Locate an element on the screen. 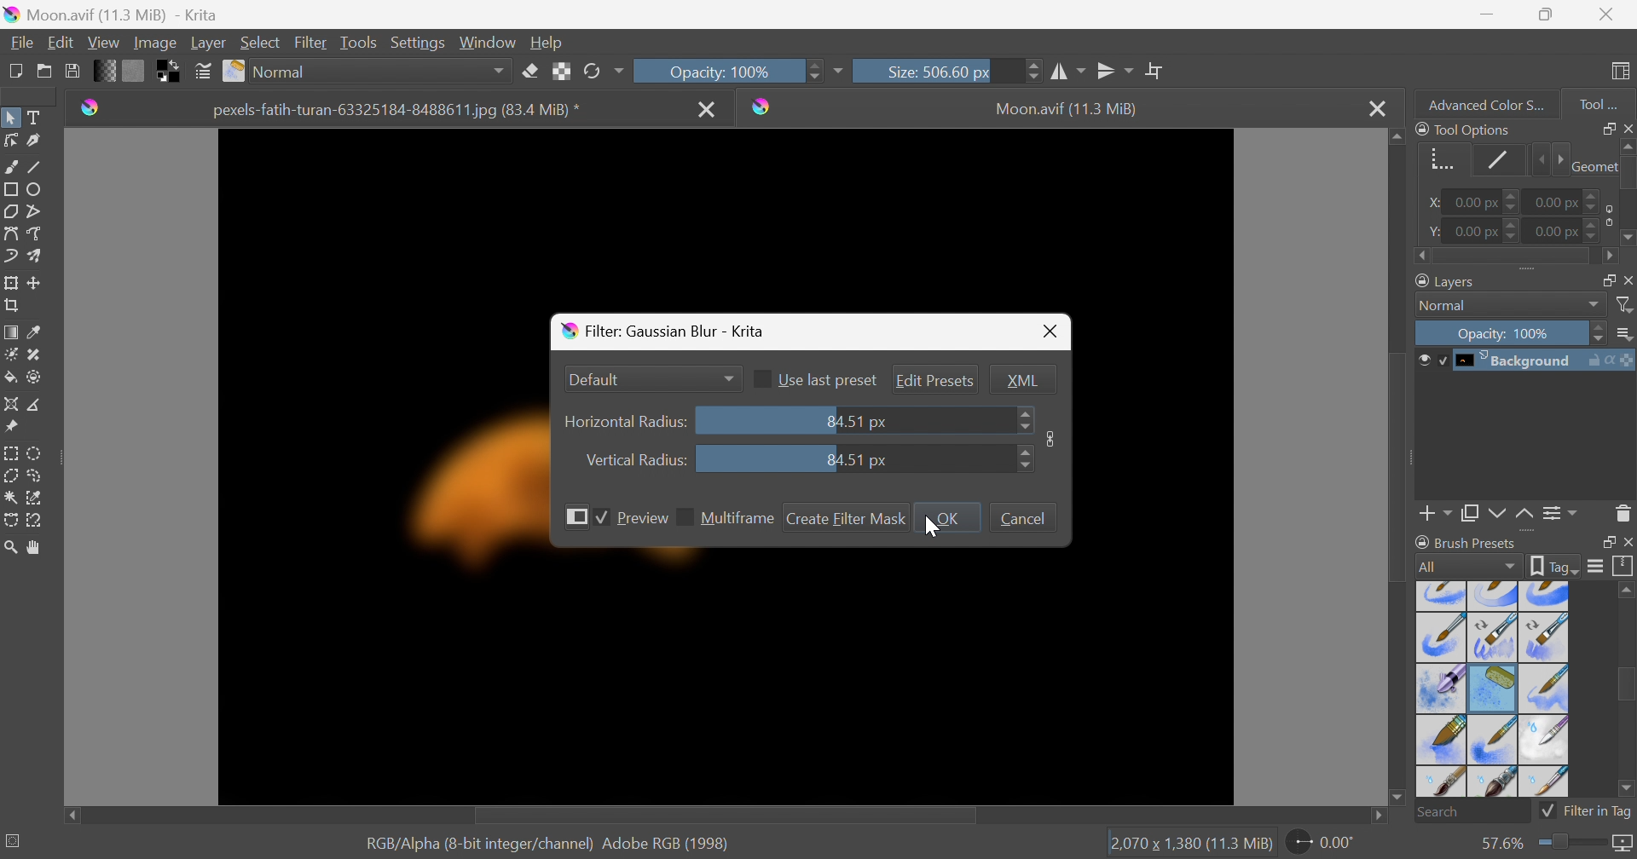 This screenshot has height=859, width=1637. Wrap around mode is located at coordinates (1154, 69).